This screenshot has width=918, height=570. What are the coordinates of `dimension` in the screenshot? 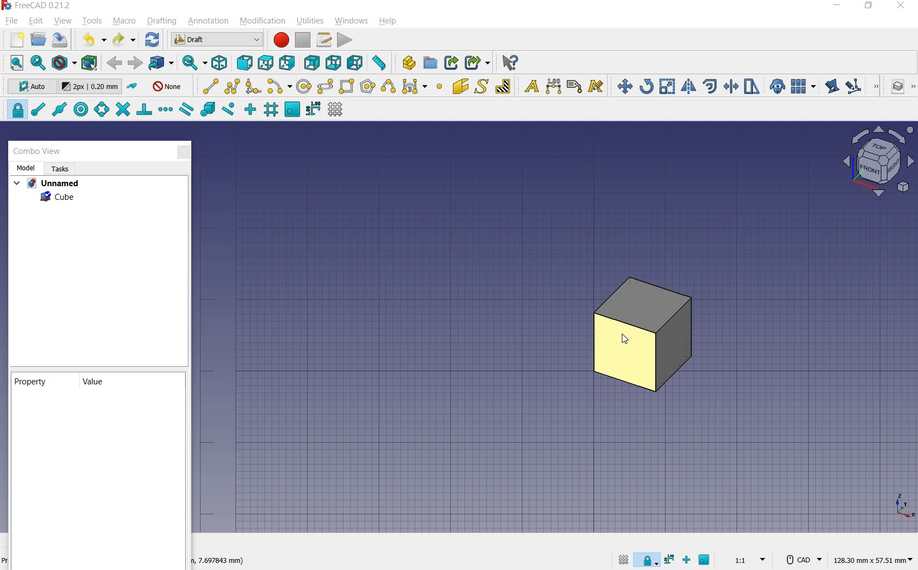 It's located at (219, 561).